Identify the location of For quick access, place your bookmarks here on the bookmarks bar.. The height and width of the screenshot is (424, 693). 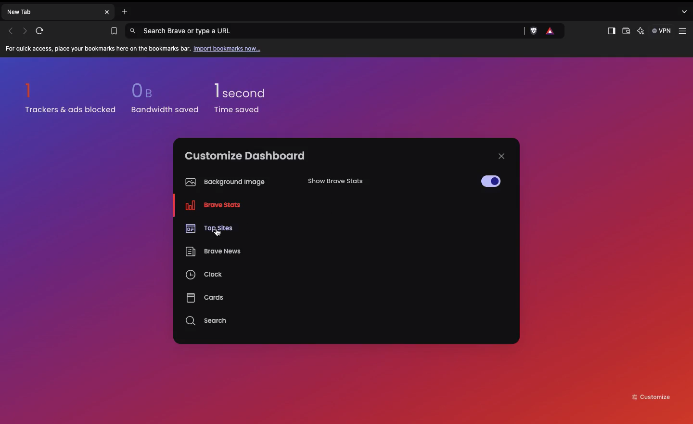
(98, 49).